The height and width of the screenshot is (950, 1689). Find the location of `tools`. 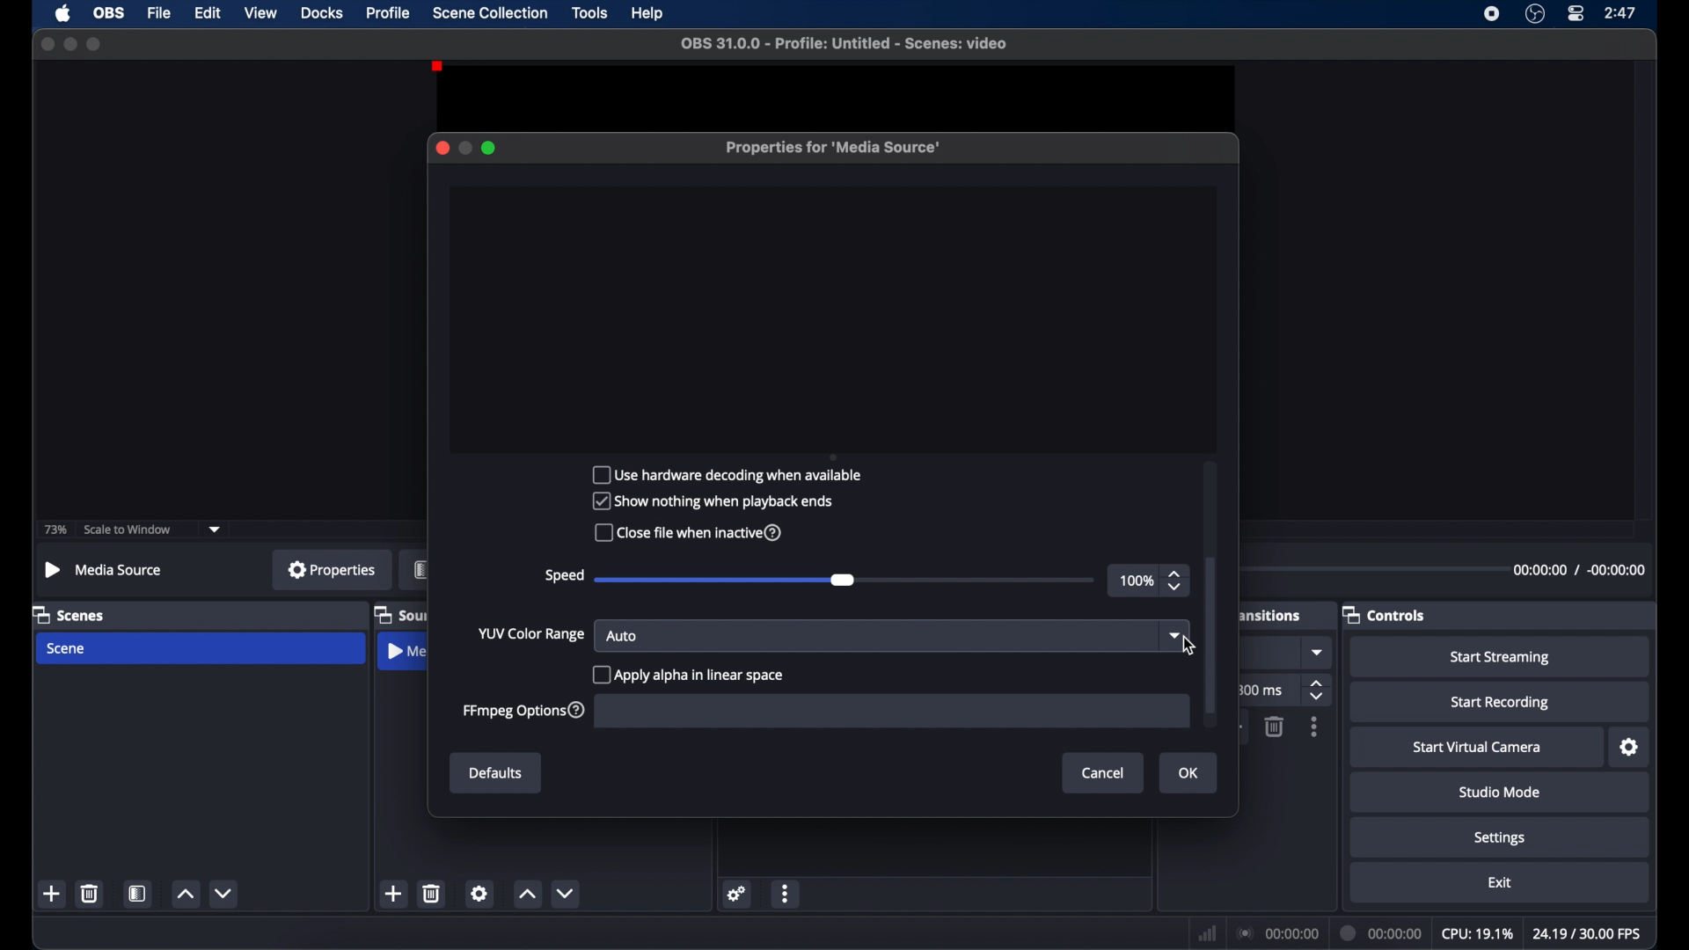

tools is located at coordinates (591, 13).